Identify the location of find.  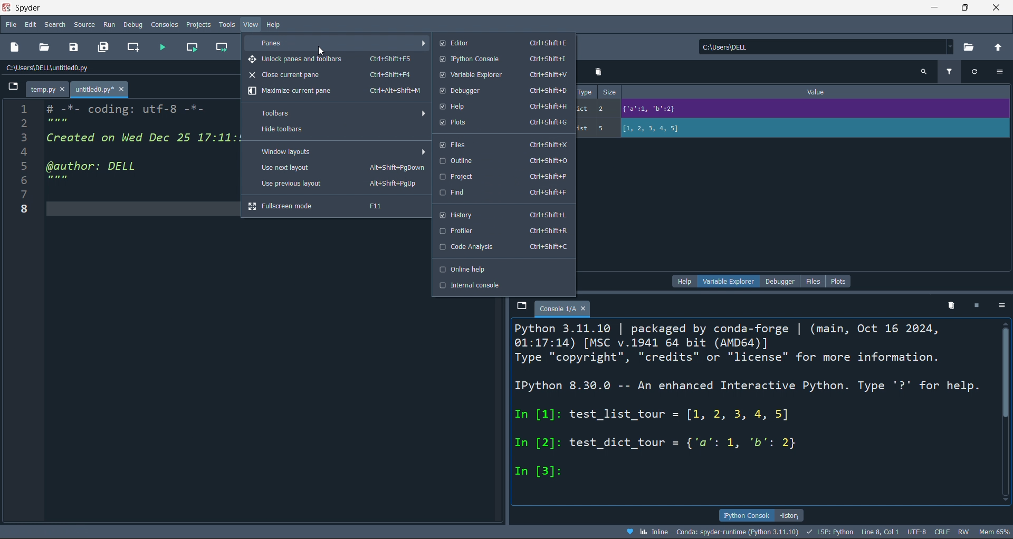
(503, 194).